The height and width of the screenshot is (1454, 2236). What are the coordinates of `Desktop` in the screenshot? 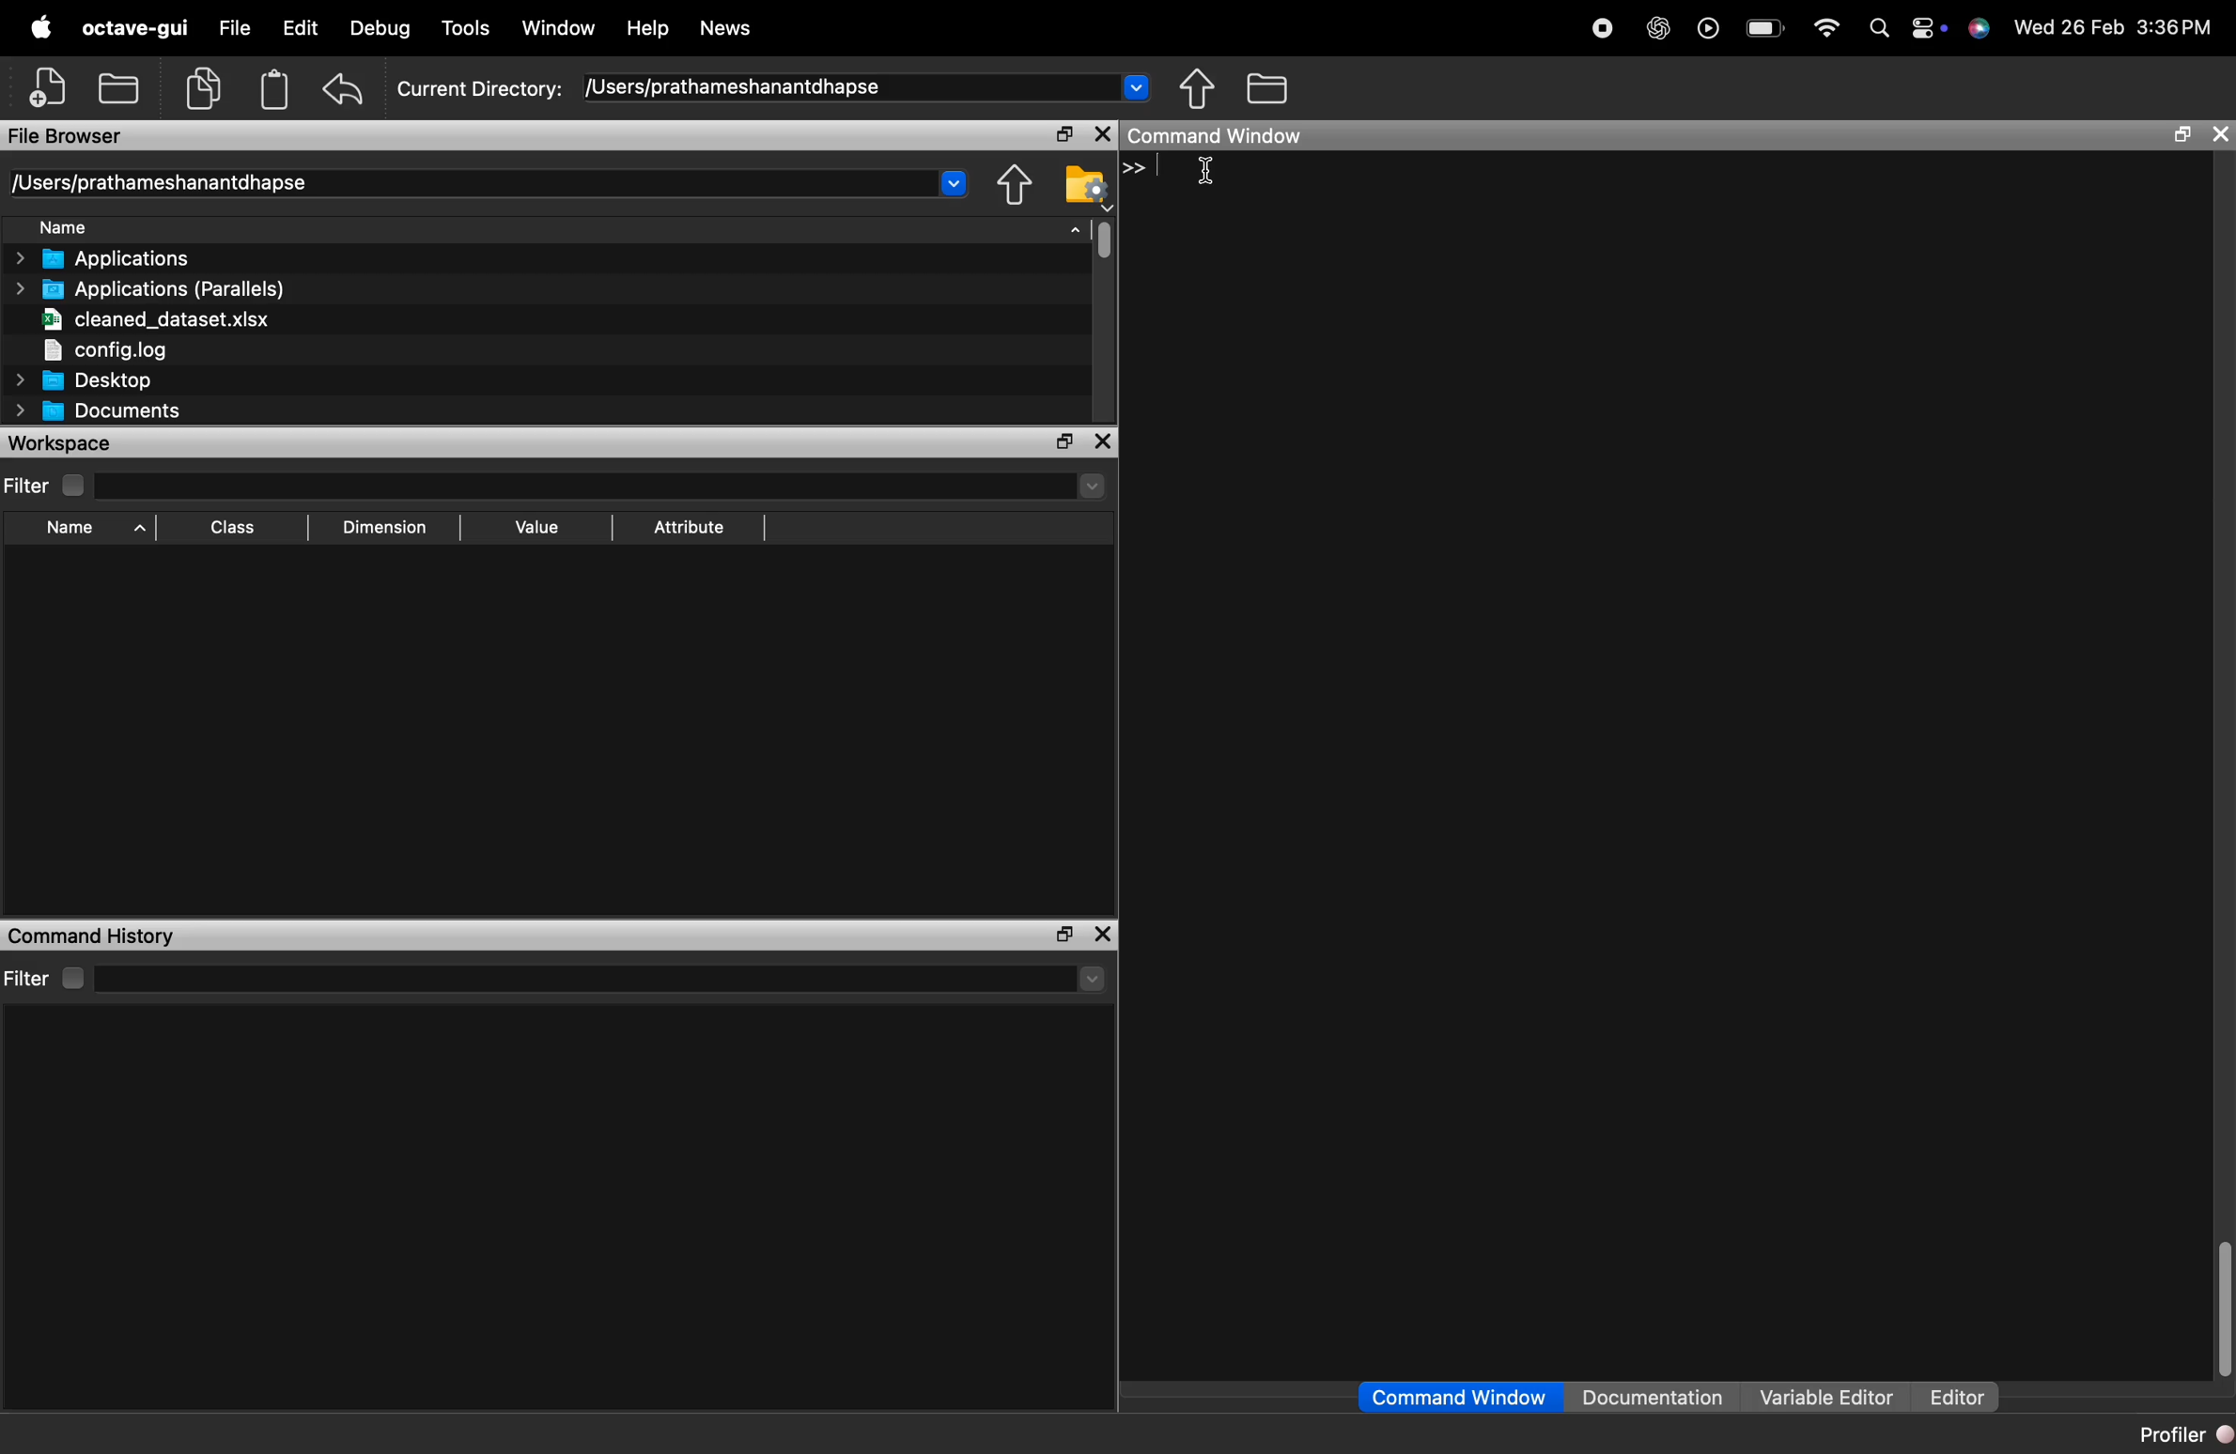 It's located at (108, 379).